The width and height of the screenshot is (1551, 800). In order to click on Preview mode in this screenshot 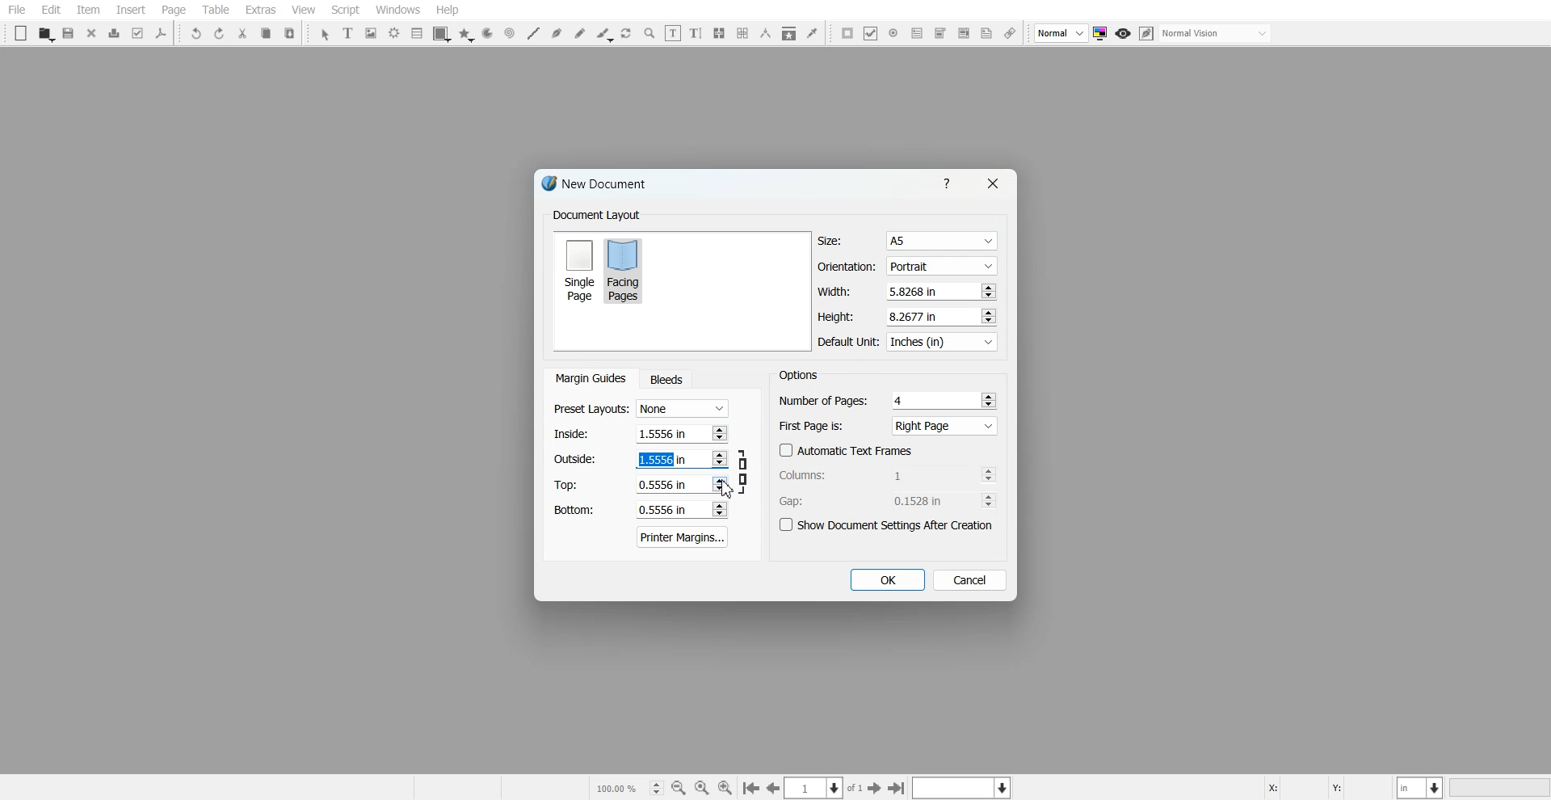, I will do `click(1124, 34)`.